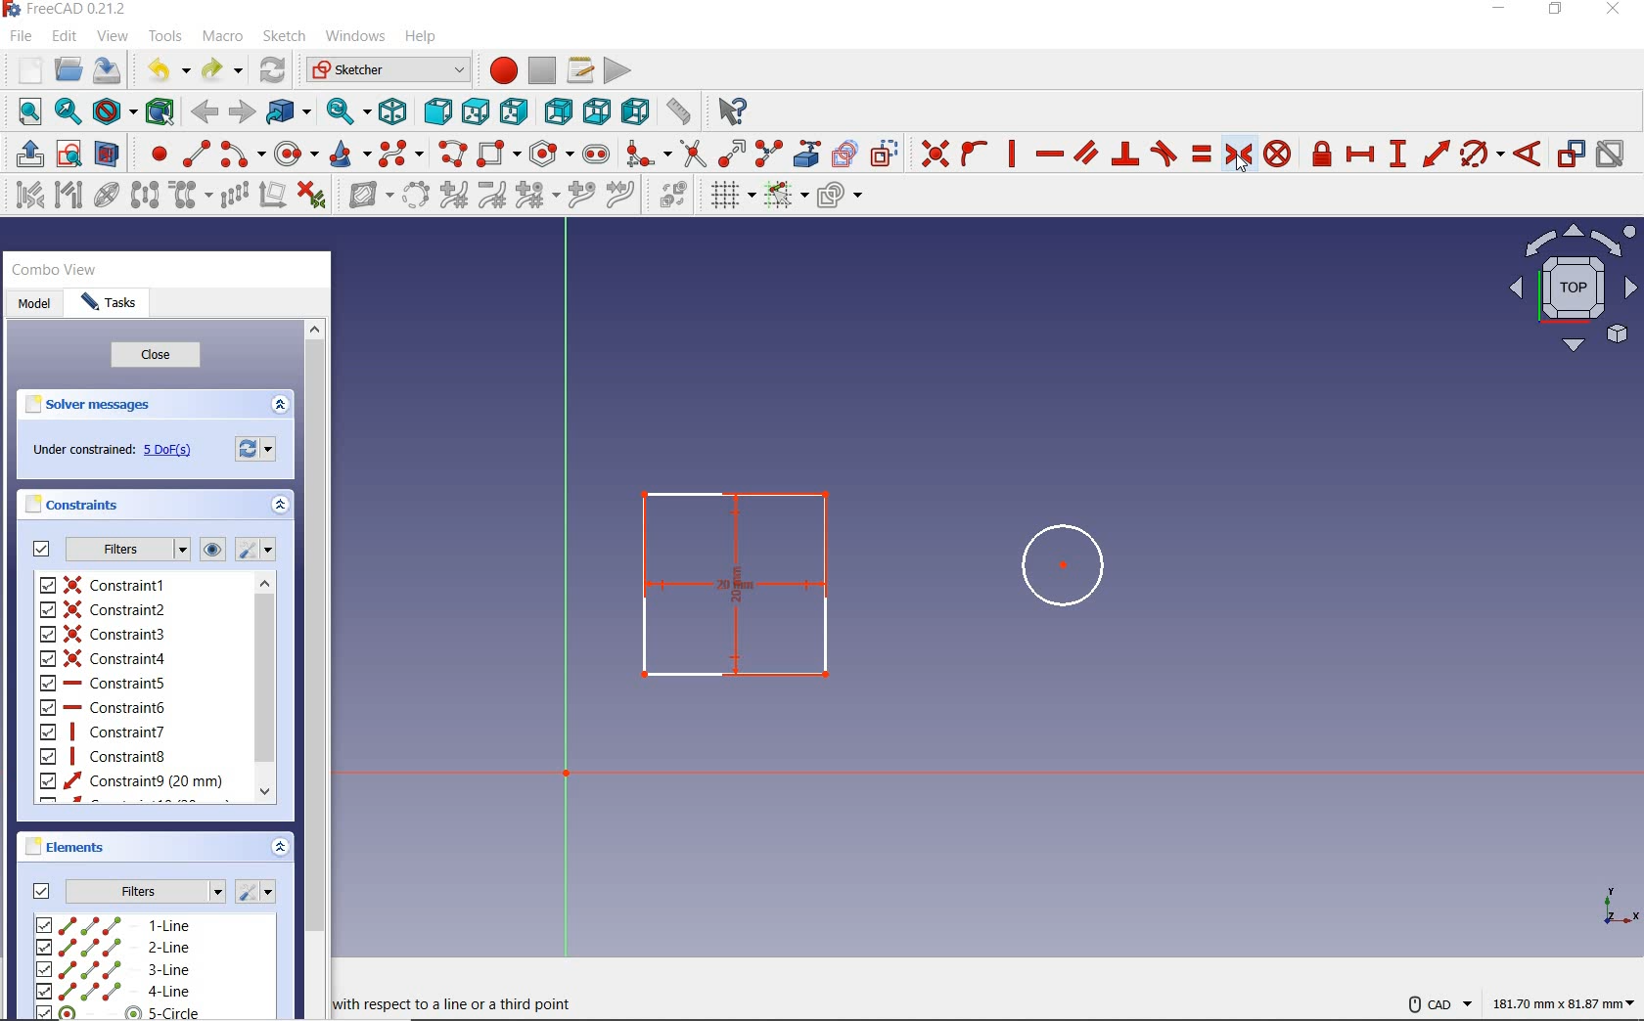 The height and width of the screenshot is (1021, 1644). What do you see at coordinates (394, 113) in the screenshot?
I see `isometric` at bounding box center [394, 113].